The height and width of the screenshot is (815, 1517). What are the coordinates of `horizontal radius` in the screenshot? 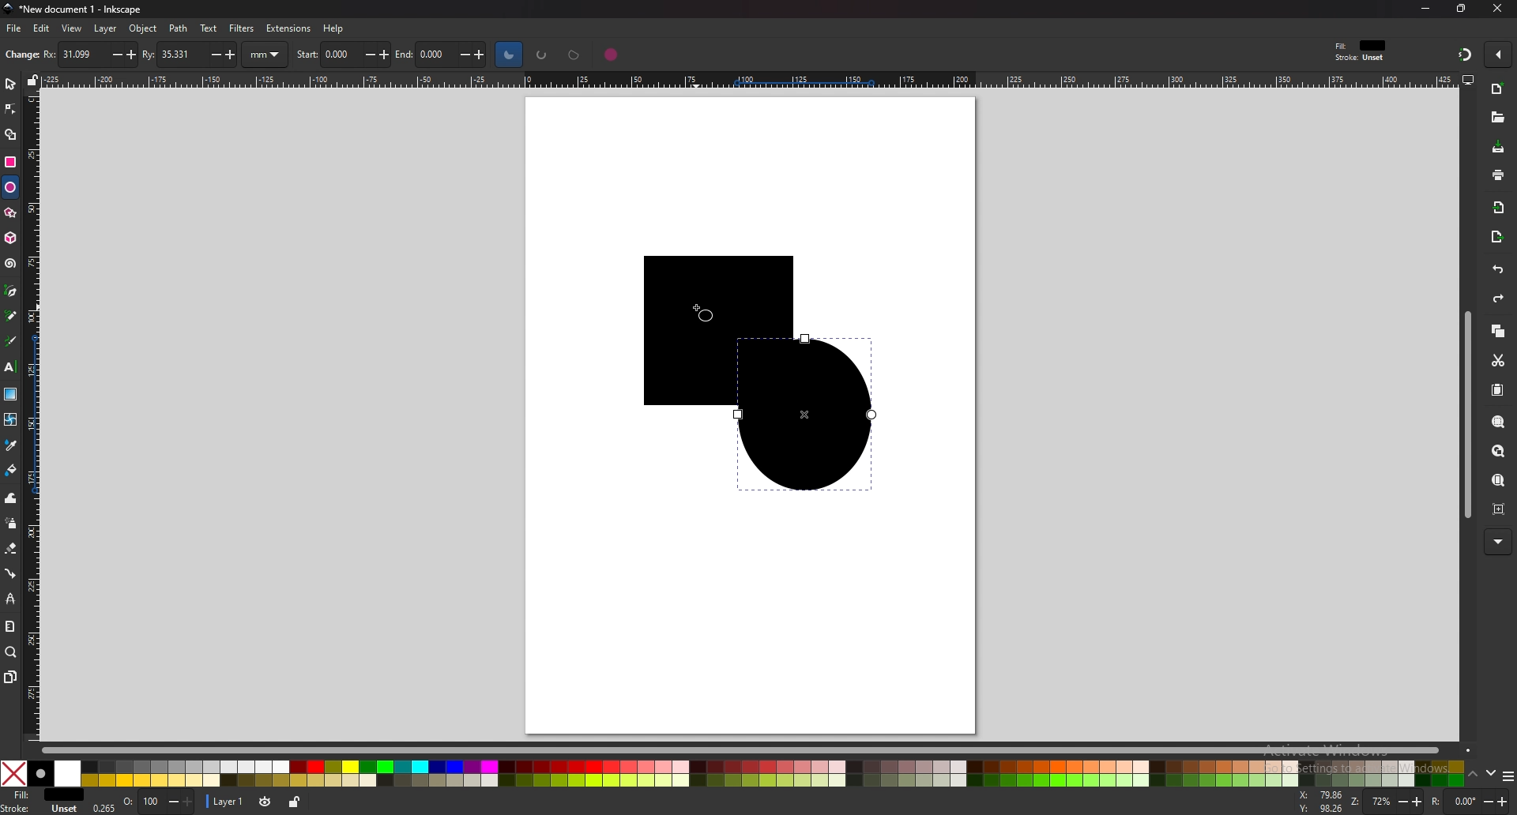 It's located at (88, 54).